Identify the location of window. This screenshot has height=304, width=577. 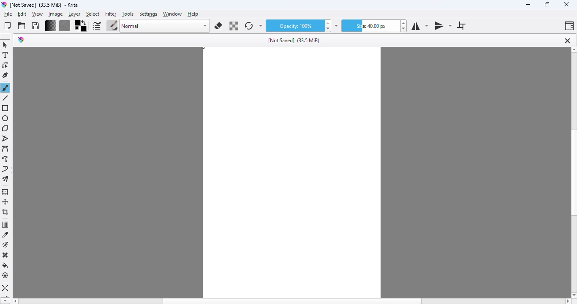
(173, 14).